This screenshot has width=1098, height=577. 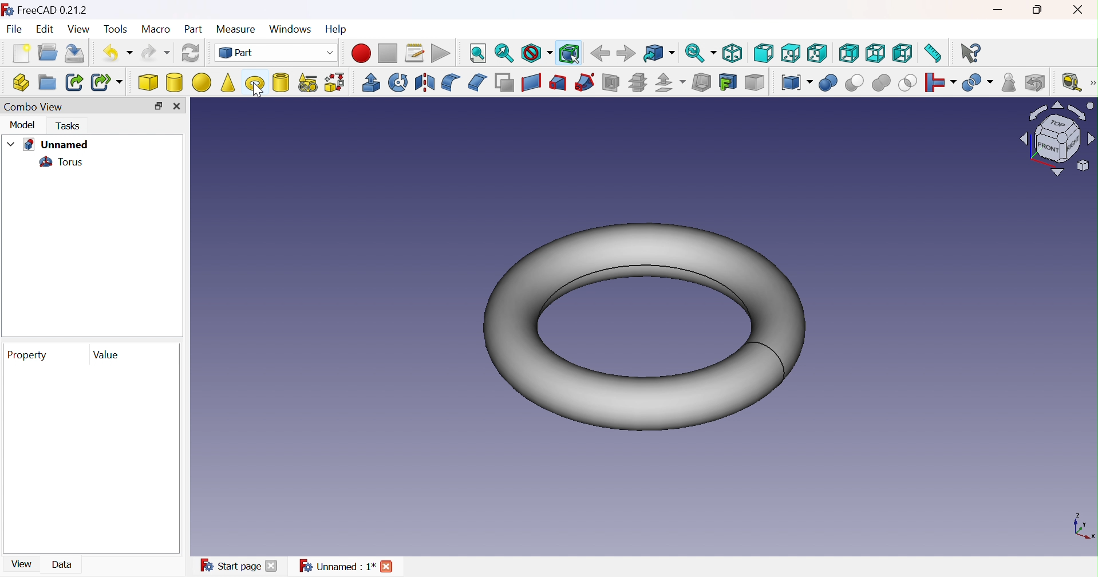 What do you see at coordinates (350, 566) in the screenshot?
I see `Unnamed : 1*` at bounding box center [350, 566].